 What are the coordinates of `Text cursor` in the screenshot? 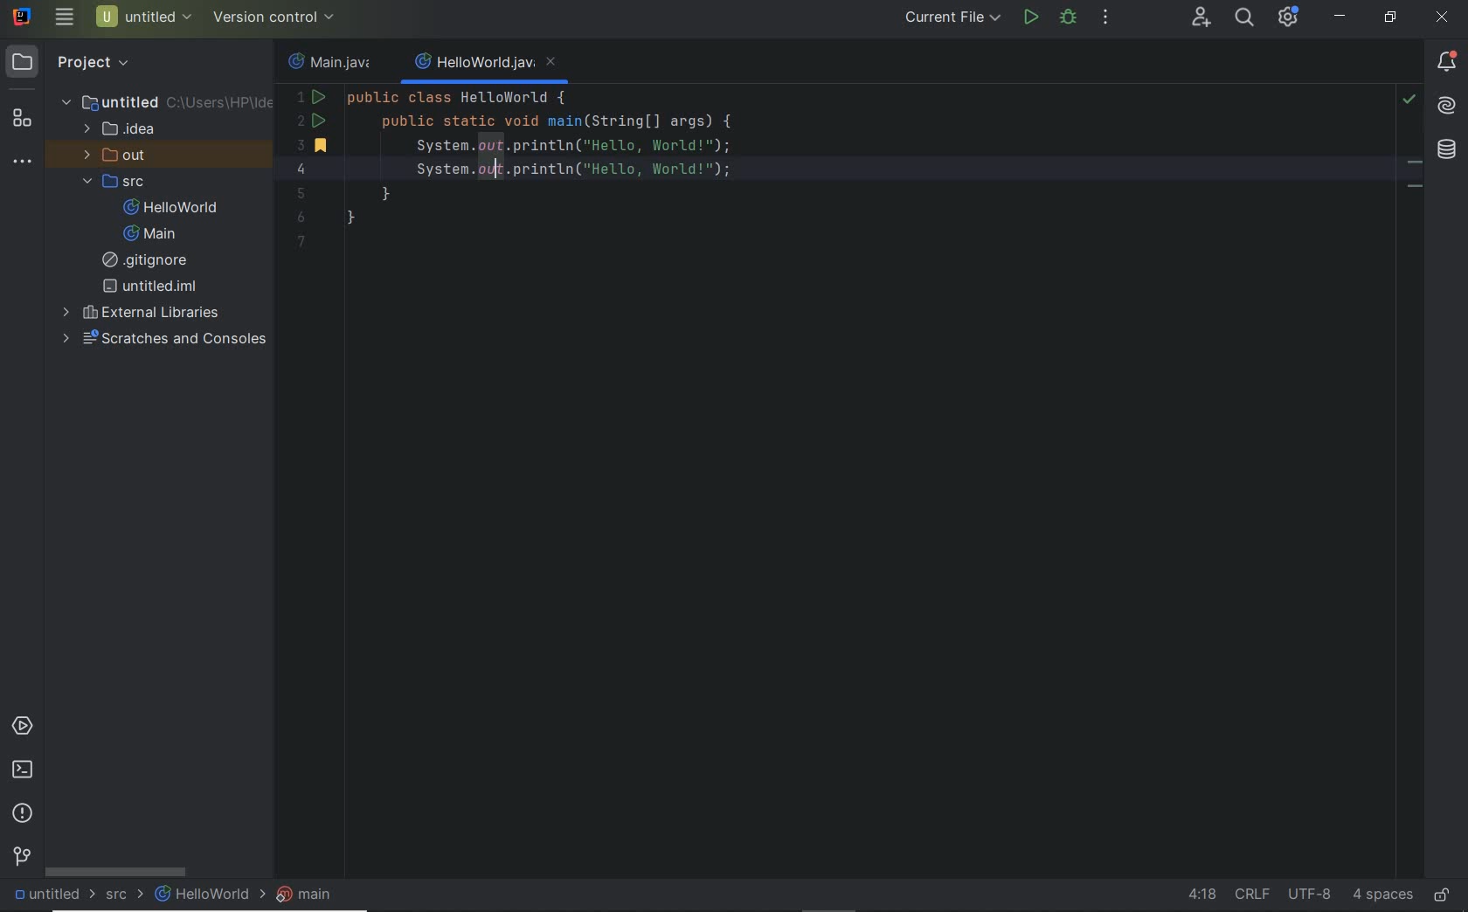 It's located at (508, 177).